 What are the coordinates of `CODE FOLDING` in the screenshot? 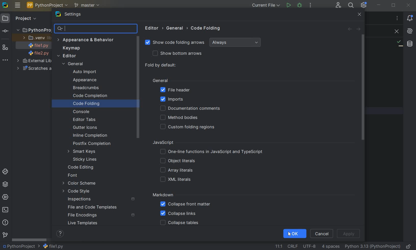 It's located at (92, 104).